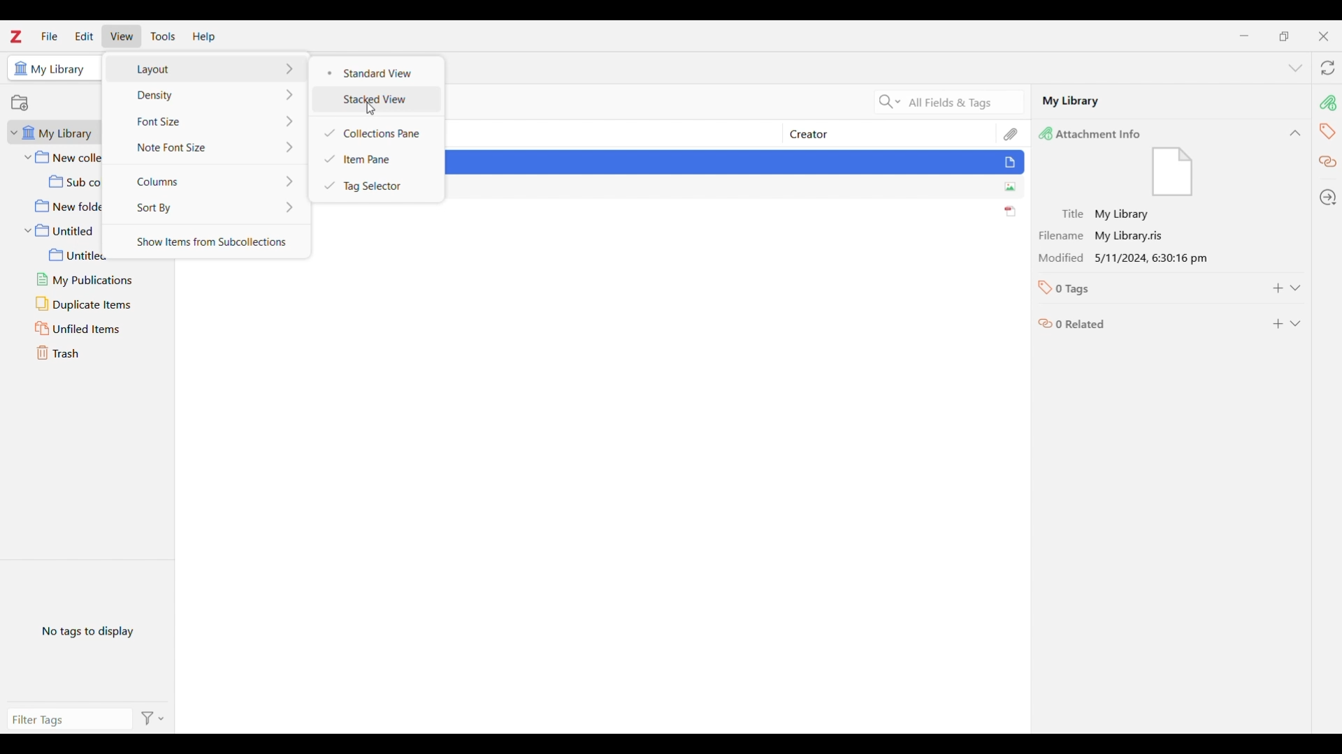 The image size is (1342, 754). I want to click on Locate, so click(1328, 198).